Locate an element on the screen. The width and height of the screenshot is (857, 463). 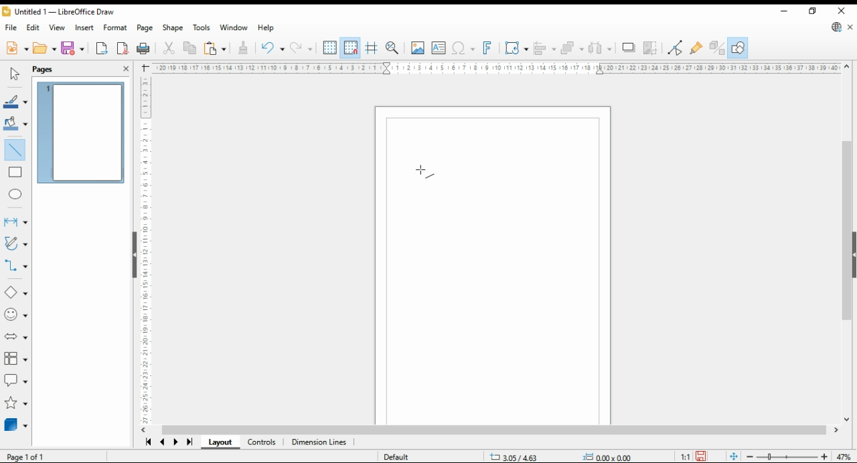
snap to grid is located at coordinates (350, 48).